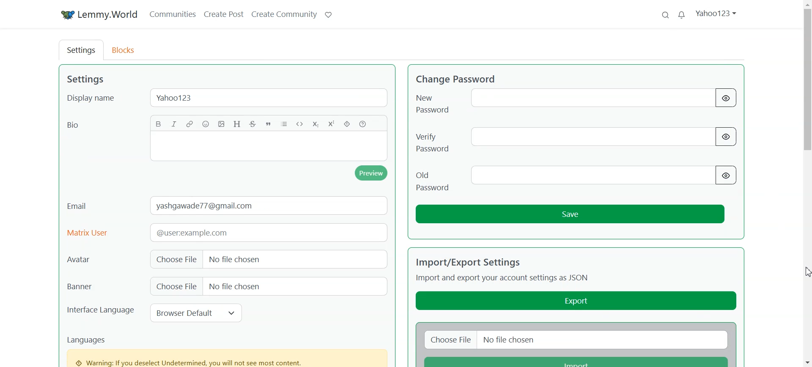  I want to click on Import/Export Settings Import and export your account settings as JSON, so click(505, 268).